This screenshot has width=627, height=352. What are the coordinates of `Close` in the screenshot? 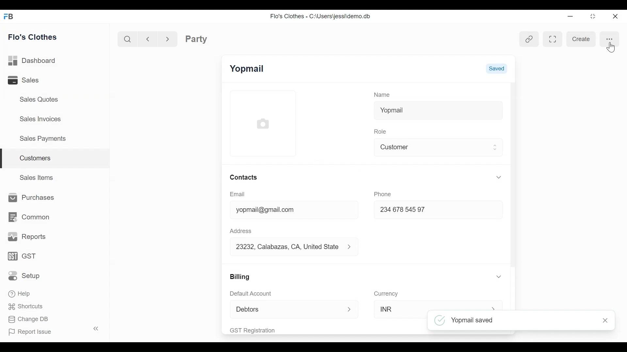 It's located at (614, 16).